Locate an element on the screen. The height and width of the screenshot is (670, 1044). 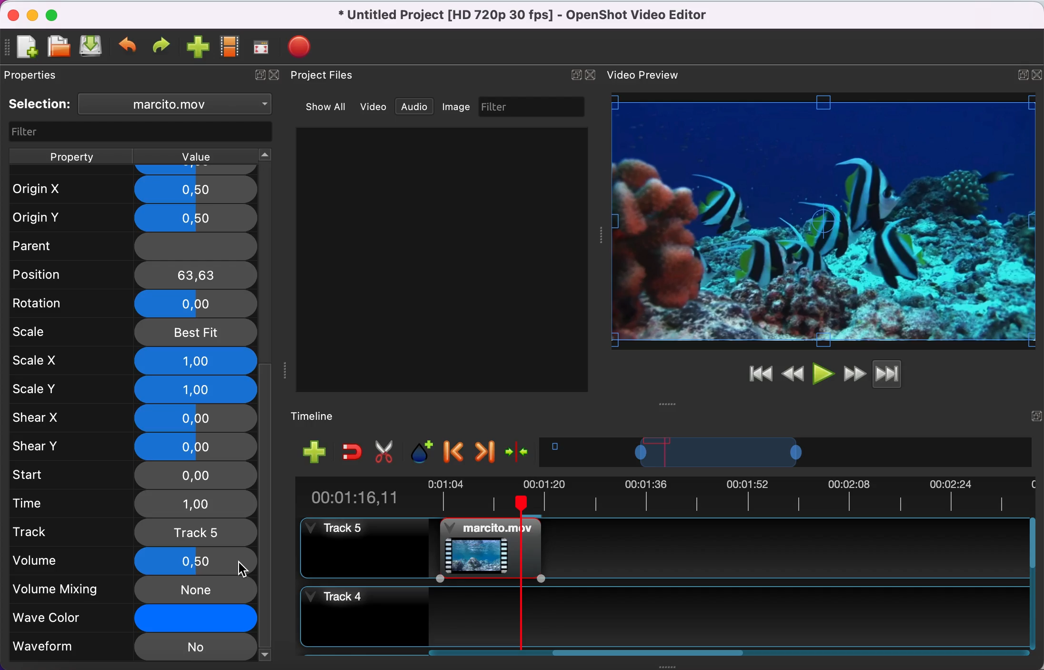
full screen is located at coordinates (264, 47).